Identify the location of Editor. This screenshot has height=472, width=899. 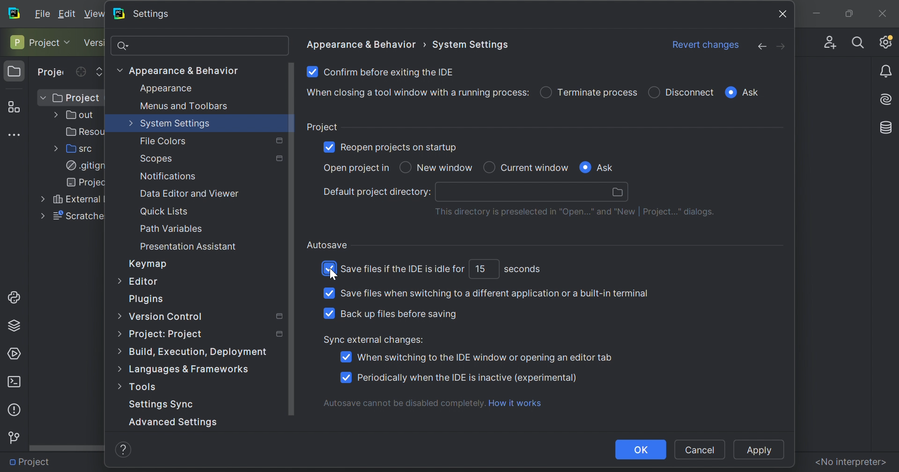
(145, 282).